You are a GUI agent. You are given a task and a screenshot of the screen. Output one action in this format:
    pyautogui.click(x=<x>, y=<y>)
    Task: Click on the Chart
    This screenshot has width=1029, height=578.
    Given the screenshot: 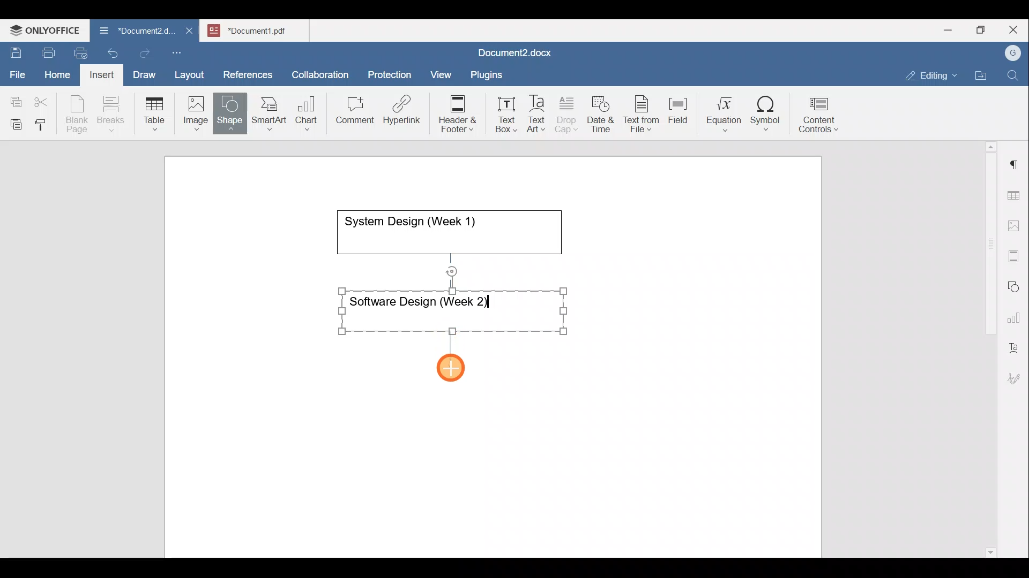 What is the action you would take?
    pyautogui.click(x=304, y=115)
    